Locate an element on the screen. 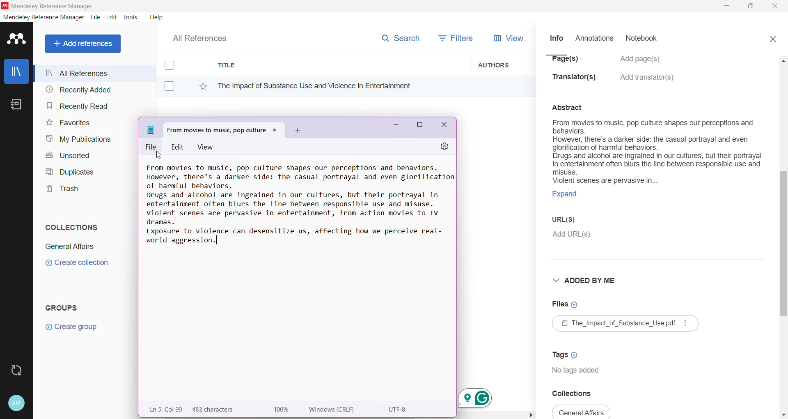 This screenshot has width=788, height=419. All References is located at coordinates (205, 36).